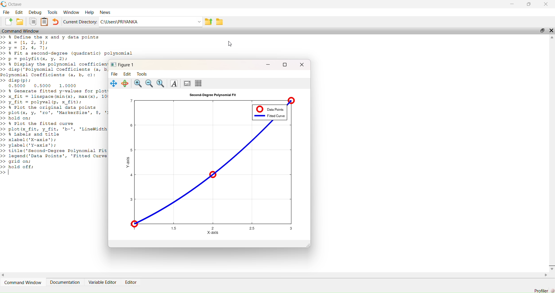 The width and height of the screenshot is (555, 293). Describe the element at coordinates (541, 289) in the screenshot. I see `Profiler` at that location.